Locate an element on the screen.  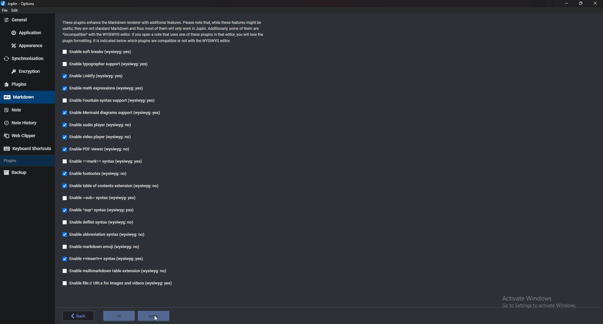
Enable soft breaks is located at coordinates (98, 53).